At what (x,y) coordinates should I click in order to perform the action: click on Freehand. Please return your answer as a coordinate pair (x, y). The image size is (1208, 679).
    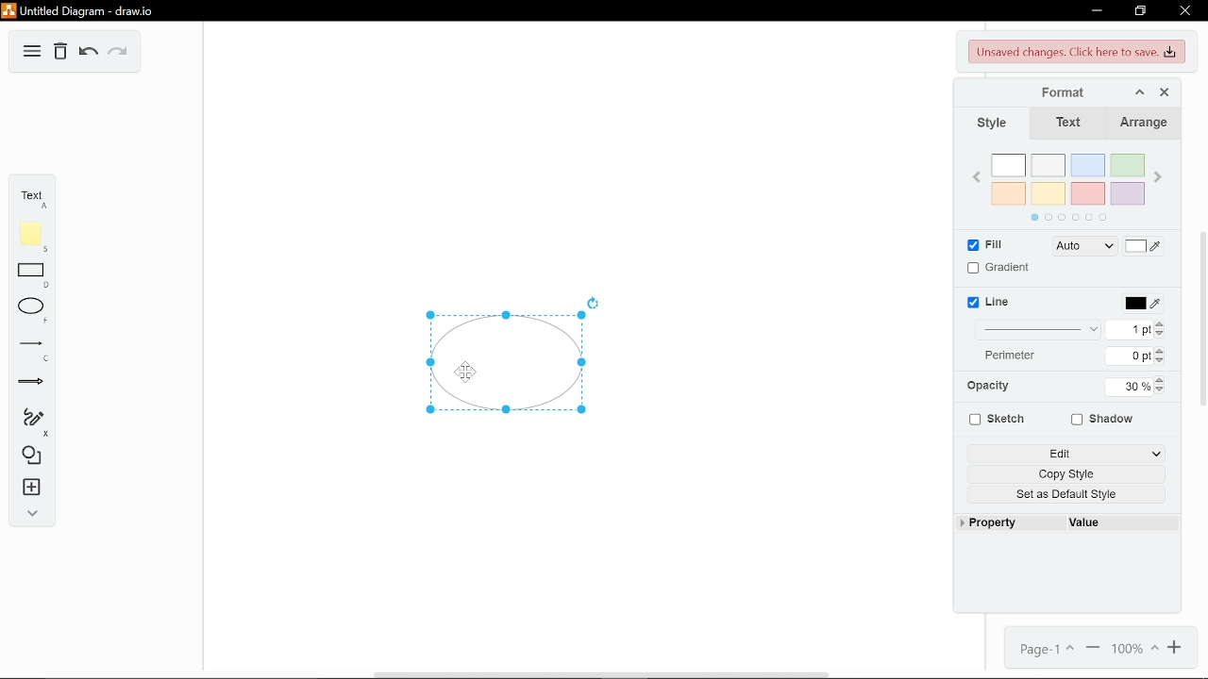
    Looking at the image, I should click on (31, 420).